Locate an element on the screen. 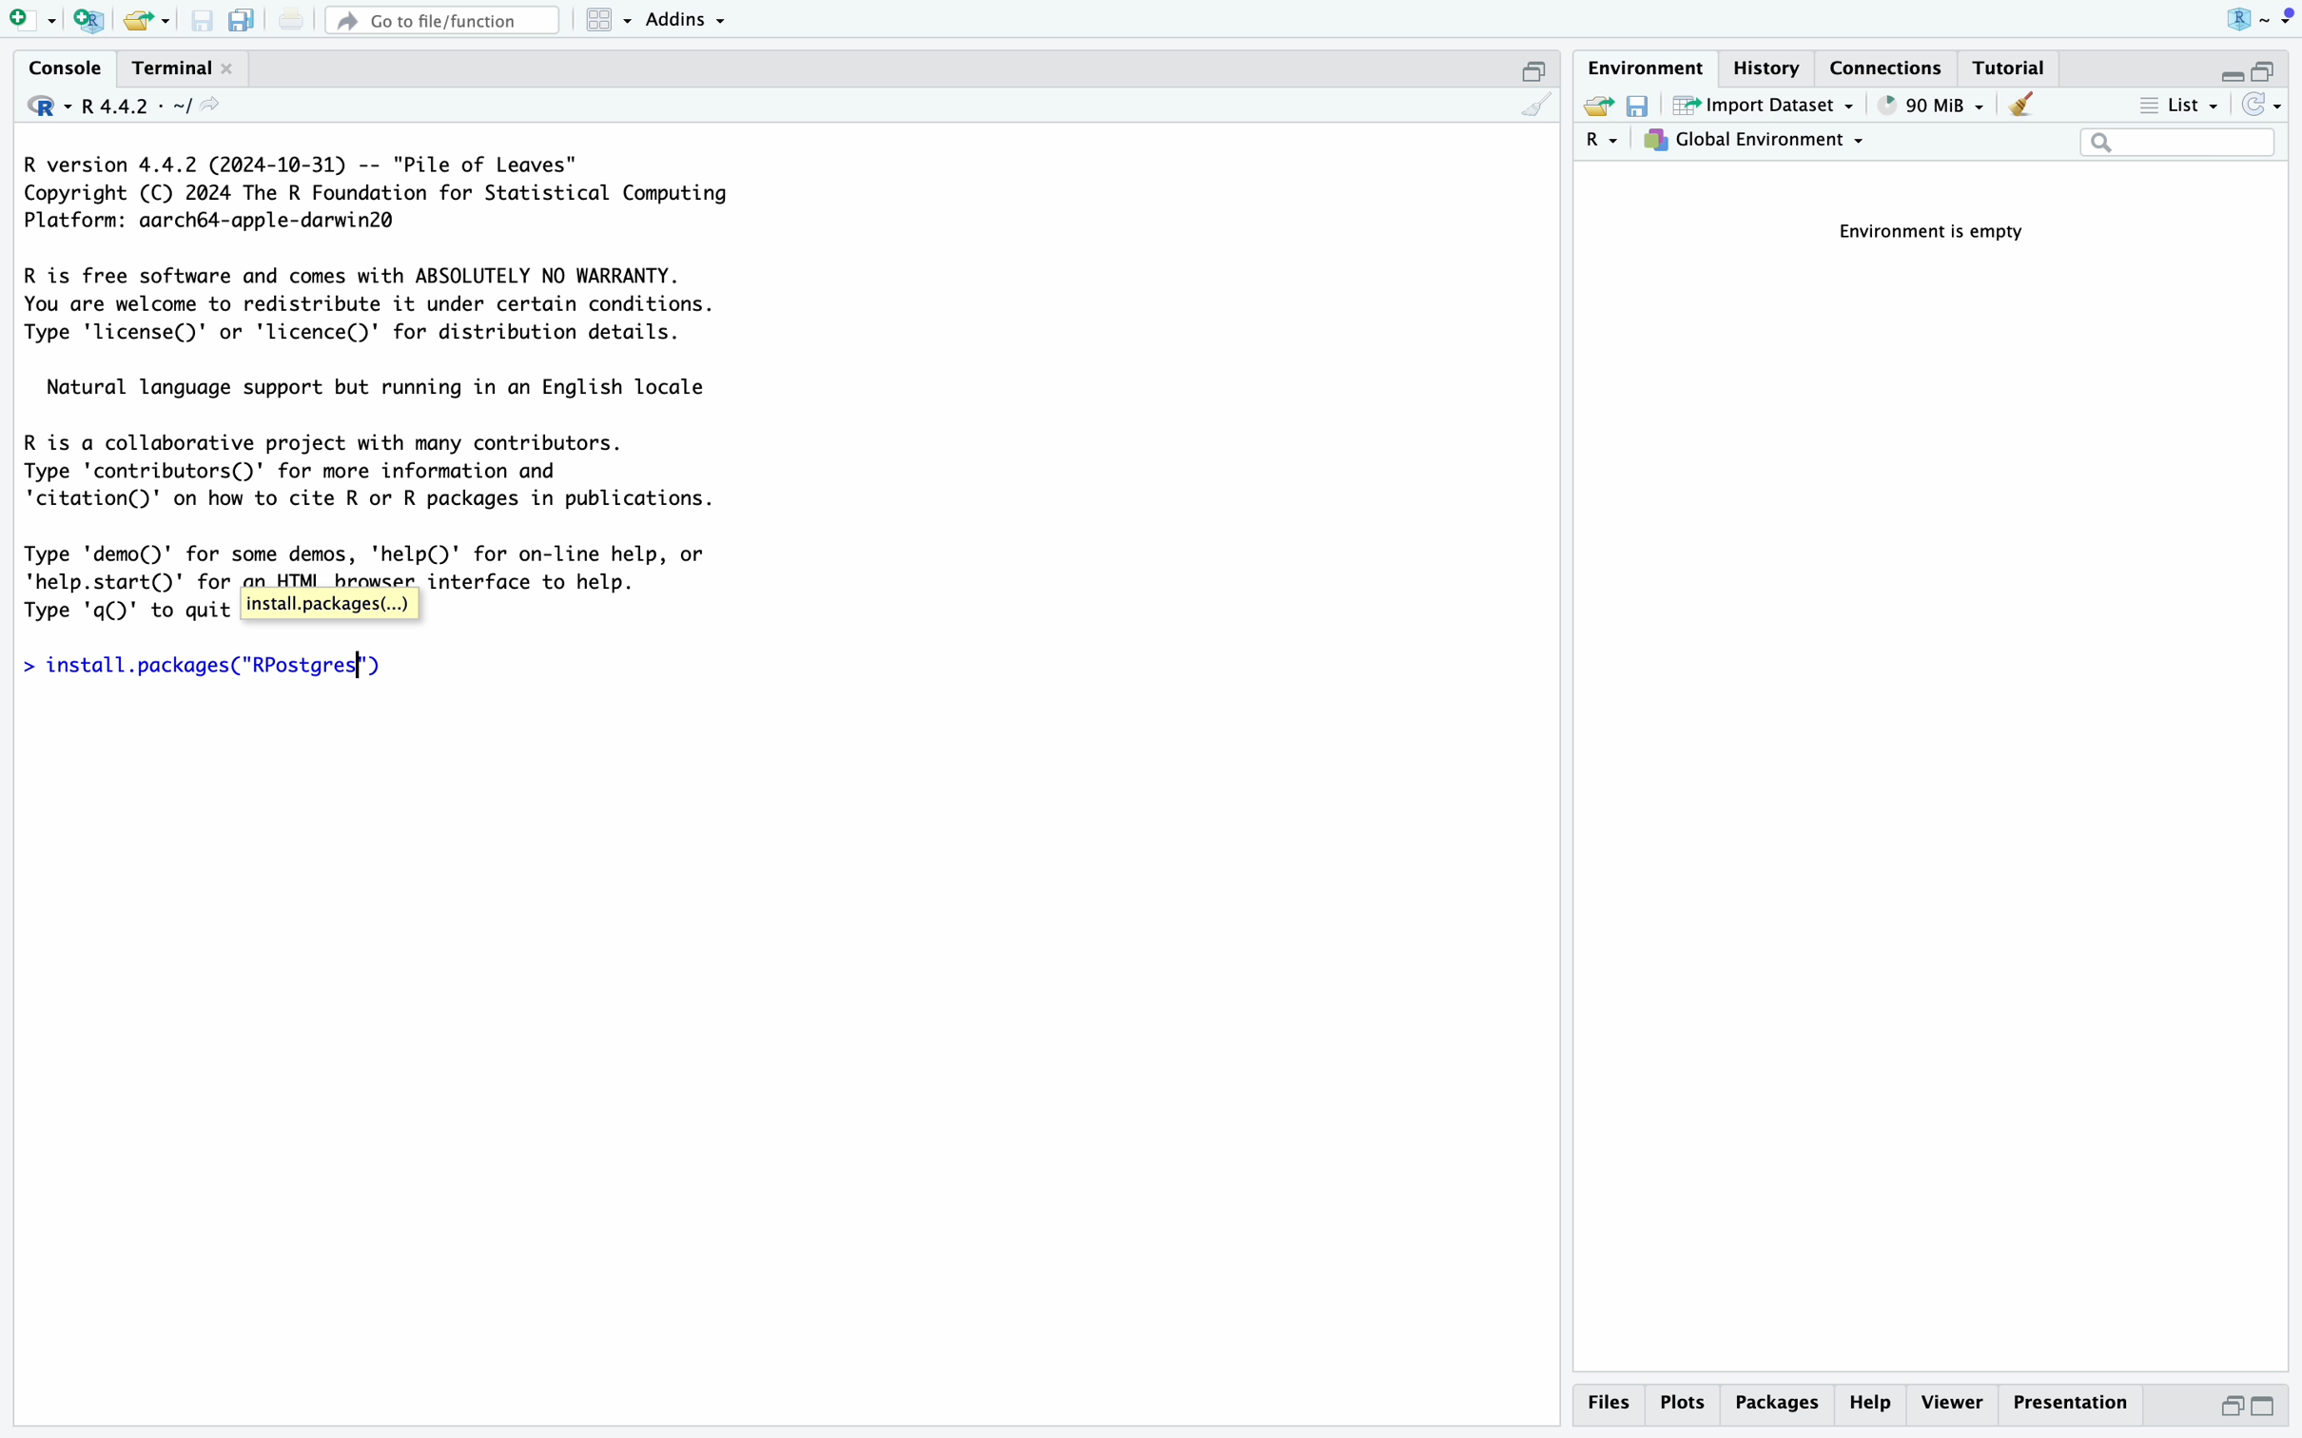 The image size is (2302, 1438). clear objects from the workspace is located at coordinates (2031, 107).